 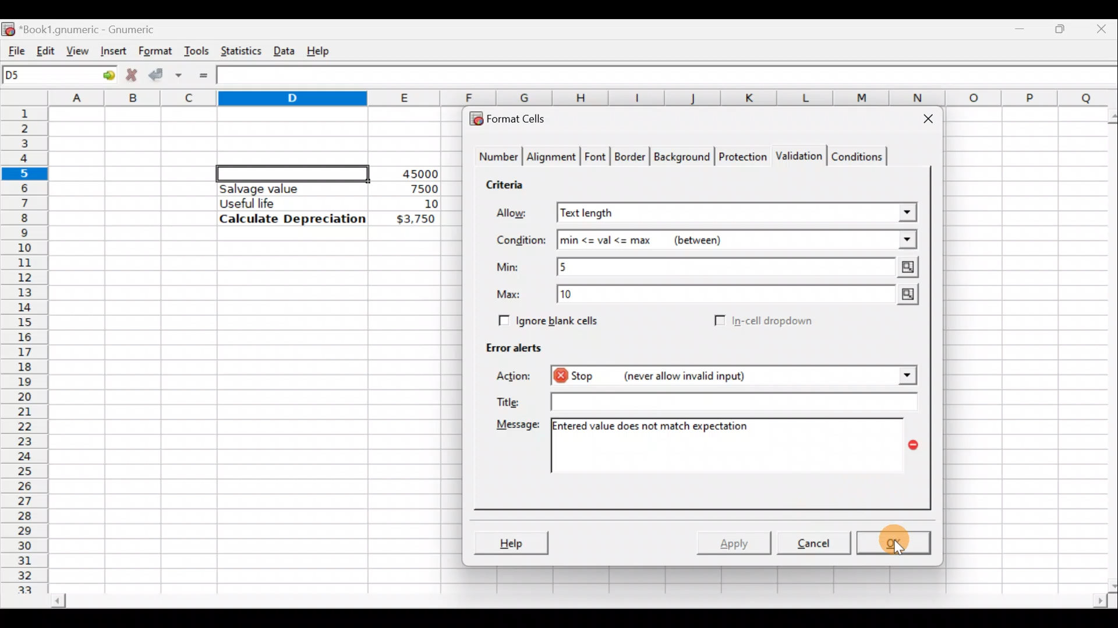 What do you see at coordinates (1023, 26) in the screenshot?
I see `Minimize` at bounding box center [1023, 26].